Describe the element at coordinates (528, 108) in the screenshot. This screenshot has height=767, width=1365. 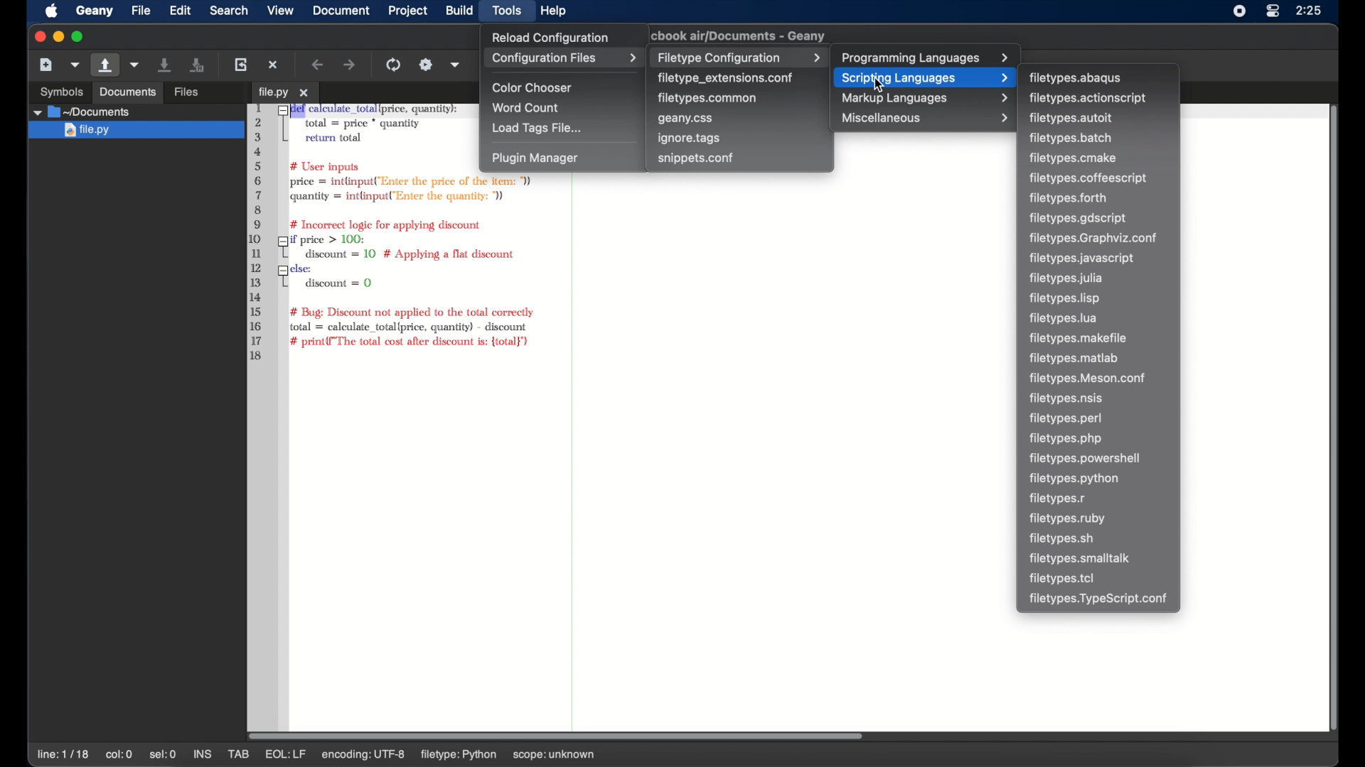
I see `word count` at that location.